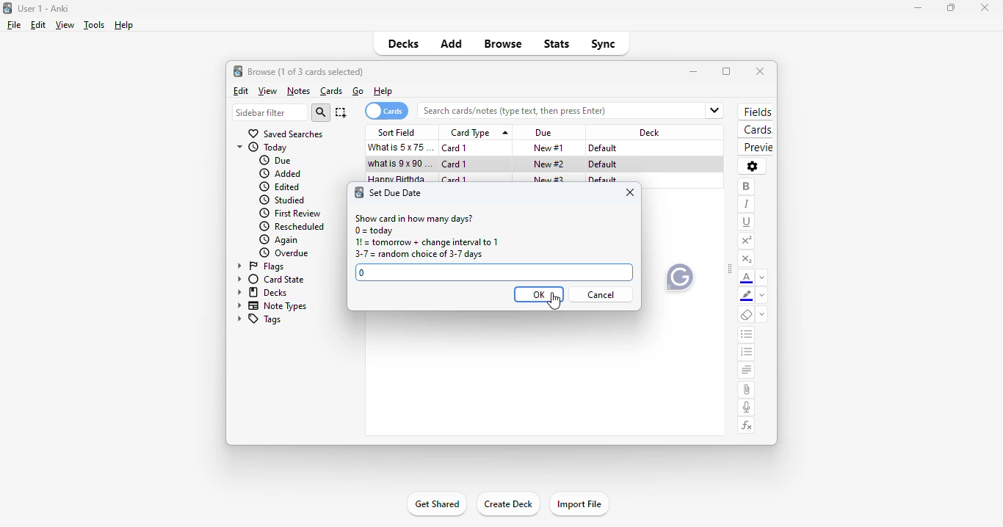  What do you see at coordinates (748, 277) in the screenshot?
I see `text color` at bounding box center [748, 277].